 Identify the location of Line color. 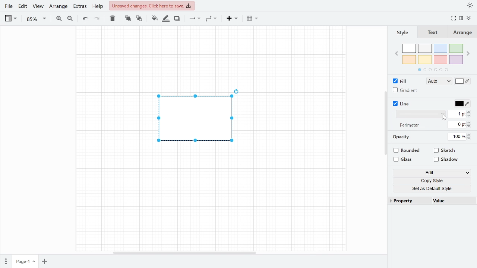
(462, 103).